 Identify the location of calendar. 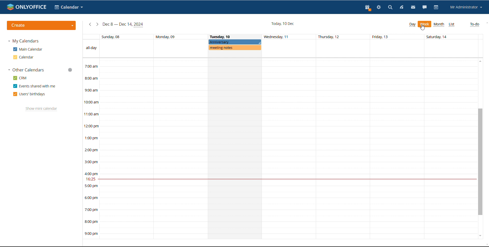
(23, 57).